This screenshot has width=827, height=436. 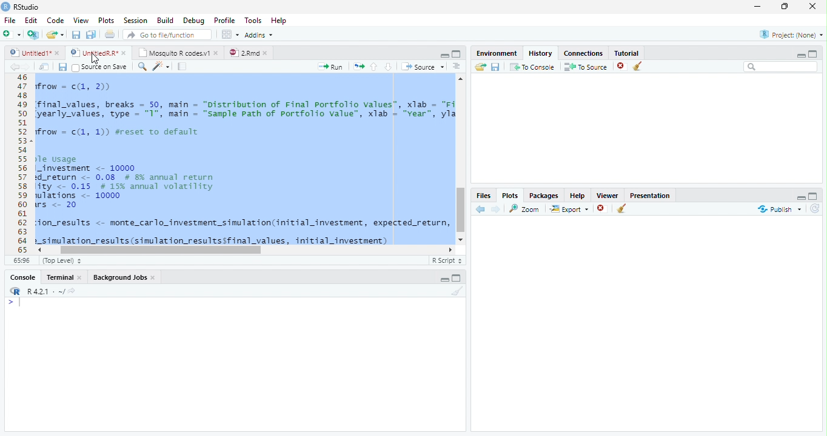 What do you see at coordinates (27, 67) in the screenshot?
I see `next source location` at bounding box center [27, 67].